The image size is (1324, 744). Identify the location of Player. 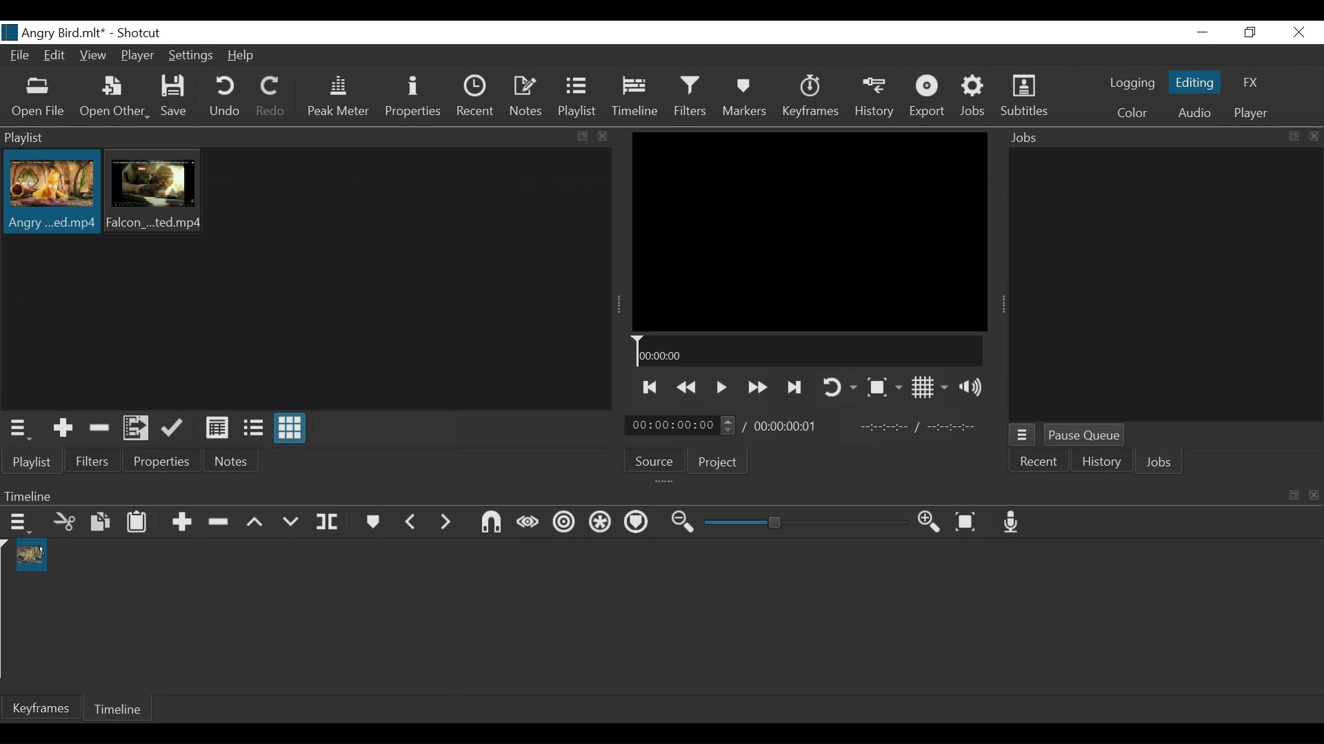
(1251, 112).